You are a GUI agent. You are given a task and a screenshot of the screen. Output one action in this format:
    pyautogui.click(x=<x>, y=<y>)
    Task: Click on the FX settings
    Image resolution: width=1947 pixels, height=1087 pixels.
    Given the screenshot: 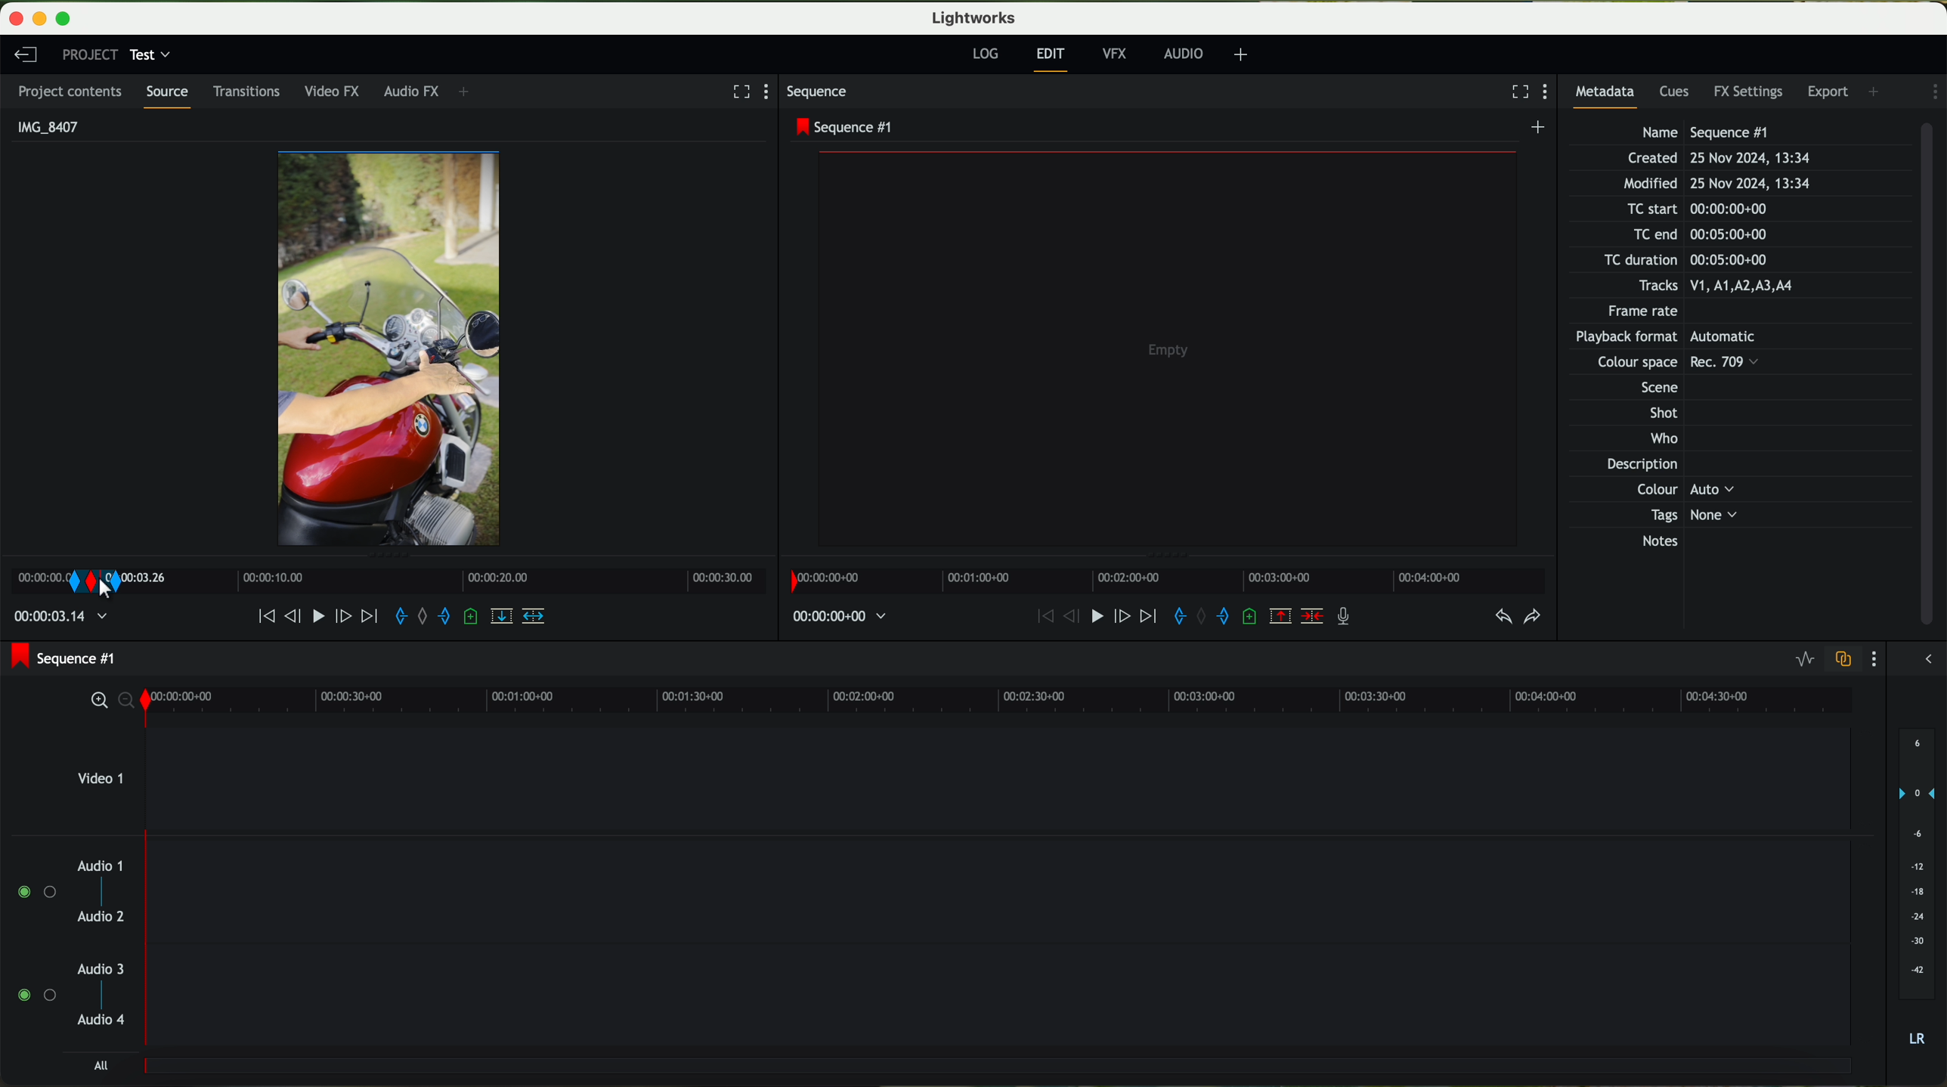 What is the action you would take?
    pyautogui.click(x=1750, y=90)
    